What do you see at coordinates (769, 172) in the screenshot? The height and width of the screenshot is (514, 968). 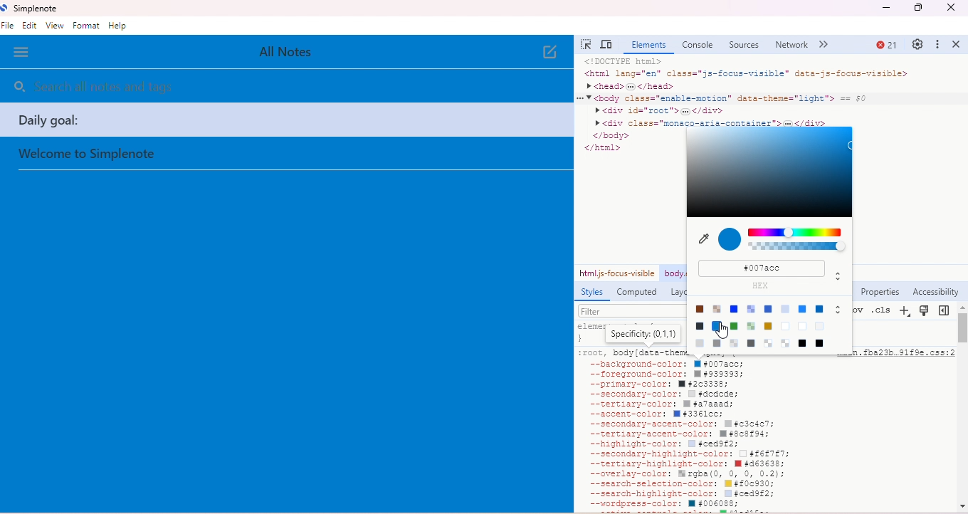 I see `select color` at bounding box center [769, 172].